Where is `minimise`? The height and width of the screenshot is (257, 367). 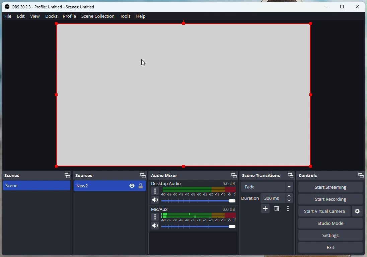
minimise is located at coordinates (328, 7).